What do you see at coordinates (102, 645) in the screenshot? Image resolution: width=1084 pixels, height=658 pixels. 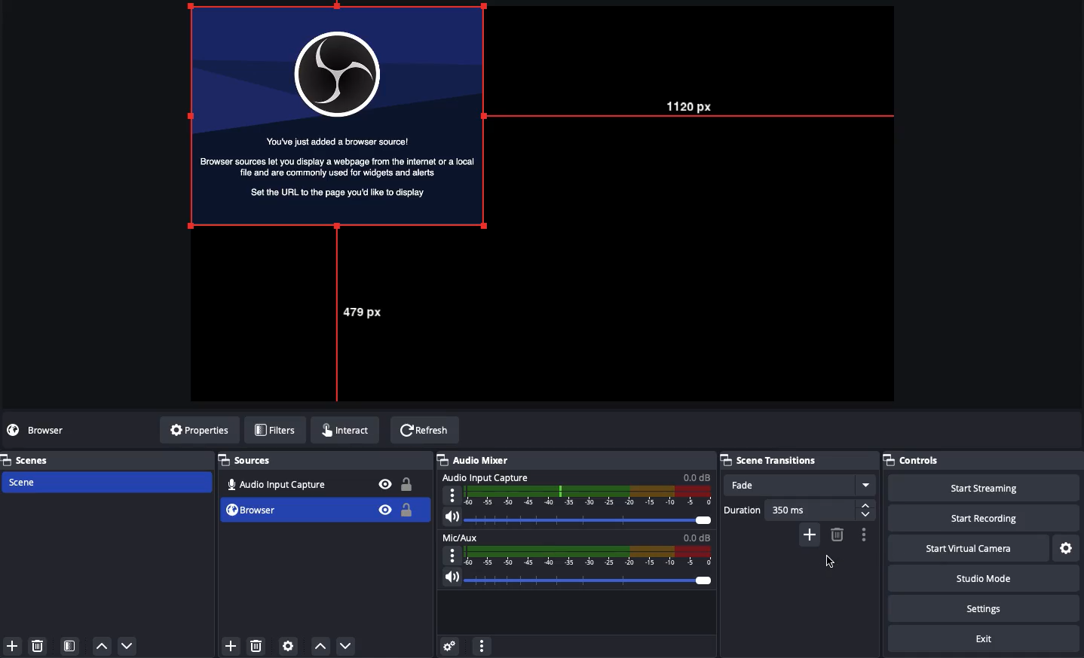 I see `up` at bounding box center [102, 645].